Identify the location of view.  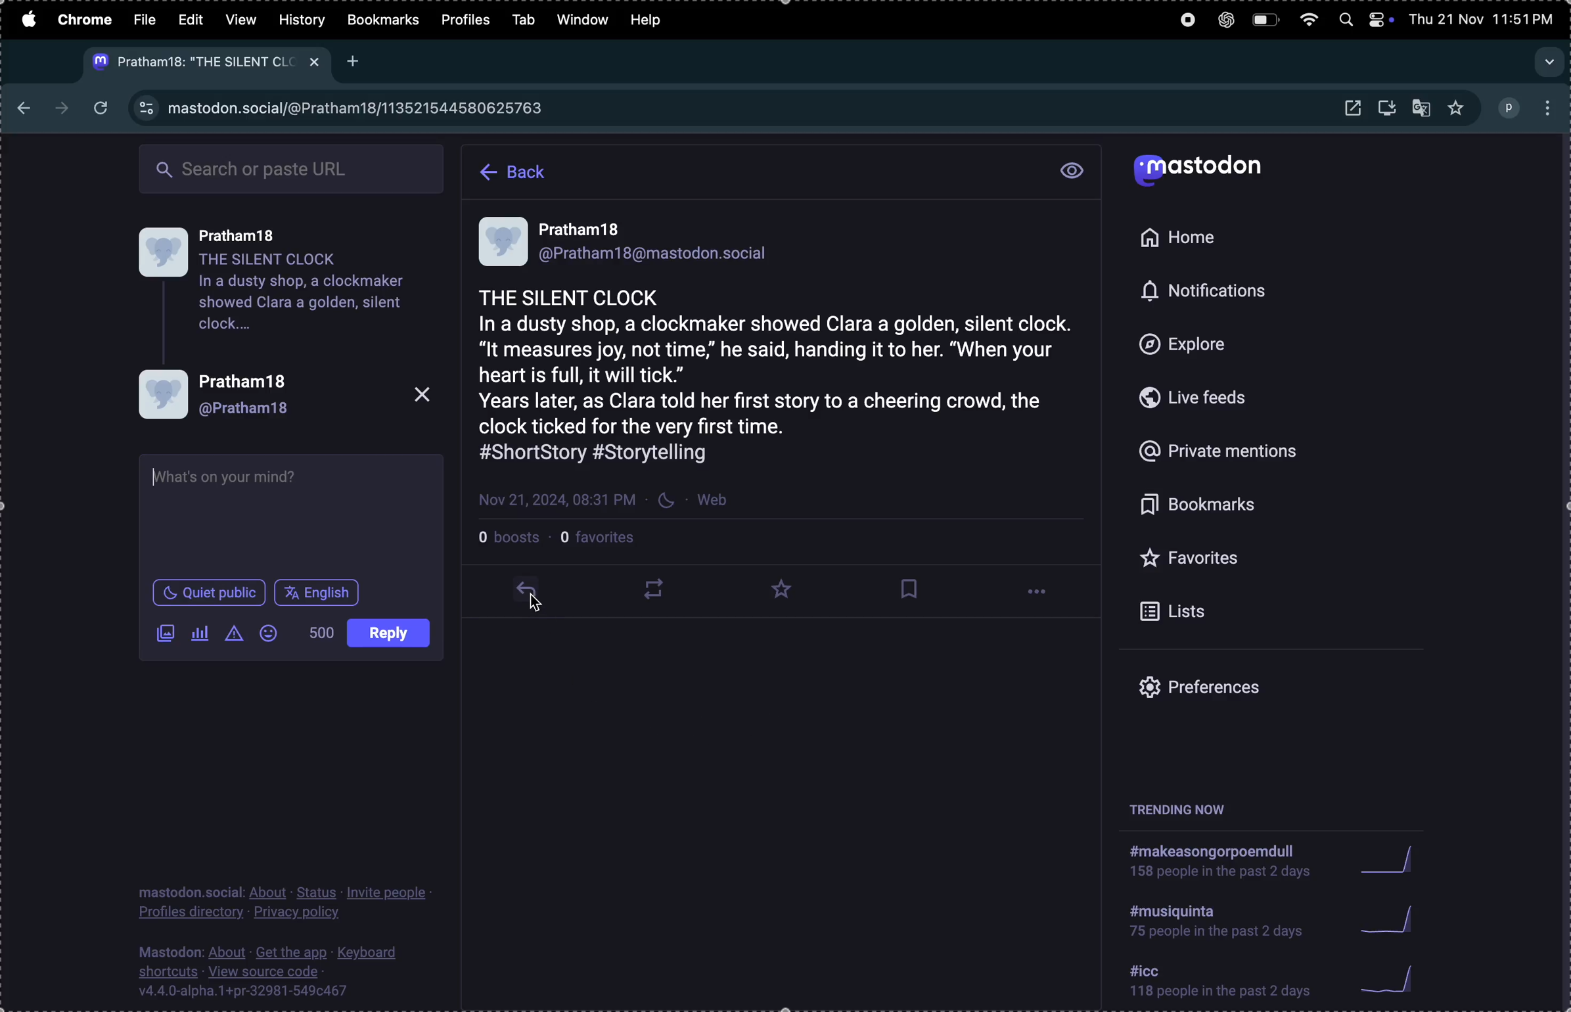
(1072, 171).